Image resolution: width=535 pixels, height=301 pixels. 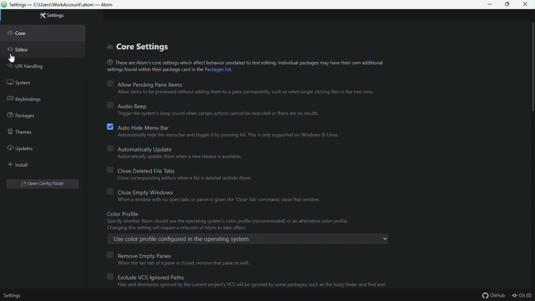 What do you see at coordinates (491, 5) in the screenshot?
I see `Minimize` at bounding box center [491, 5].